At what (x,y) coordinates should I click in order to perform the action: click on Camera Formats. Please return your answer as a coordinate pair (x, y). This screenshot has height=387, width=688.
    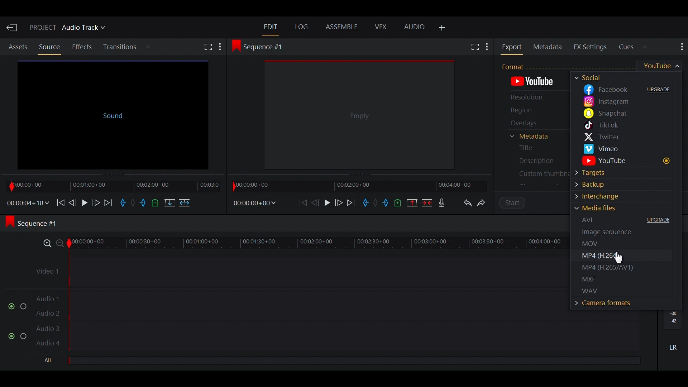
    Looking at the image, I should click on (627, 304).